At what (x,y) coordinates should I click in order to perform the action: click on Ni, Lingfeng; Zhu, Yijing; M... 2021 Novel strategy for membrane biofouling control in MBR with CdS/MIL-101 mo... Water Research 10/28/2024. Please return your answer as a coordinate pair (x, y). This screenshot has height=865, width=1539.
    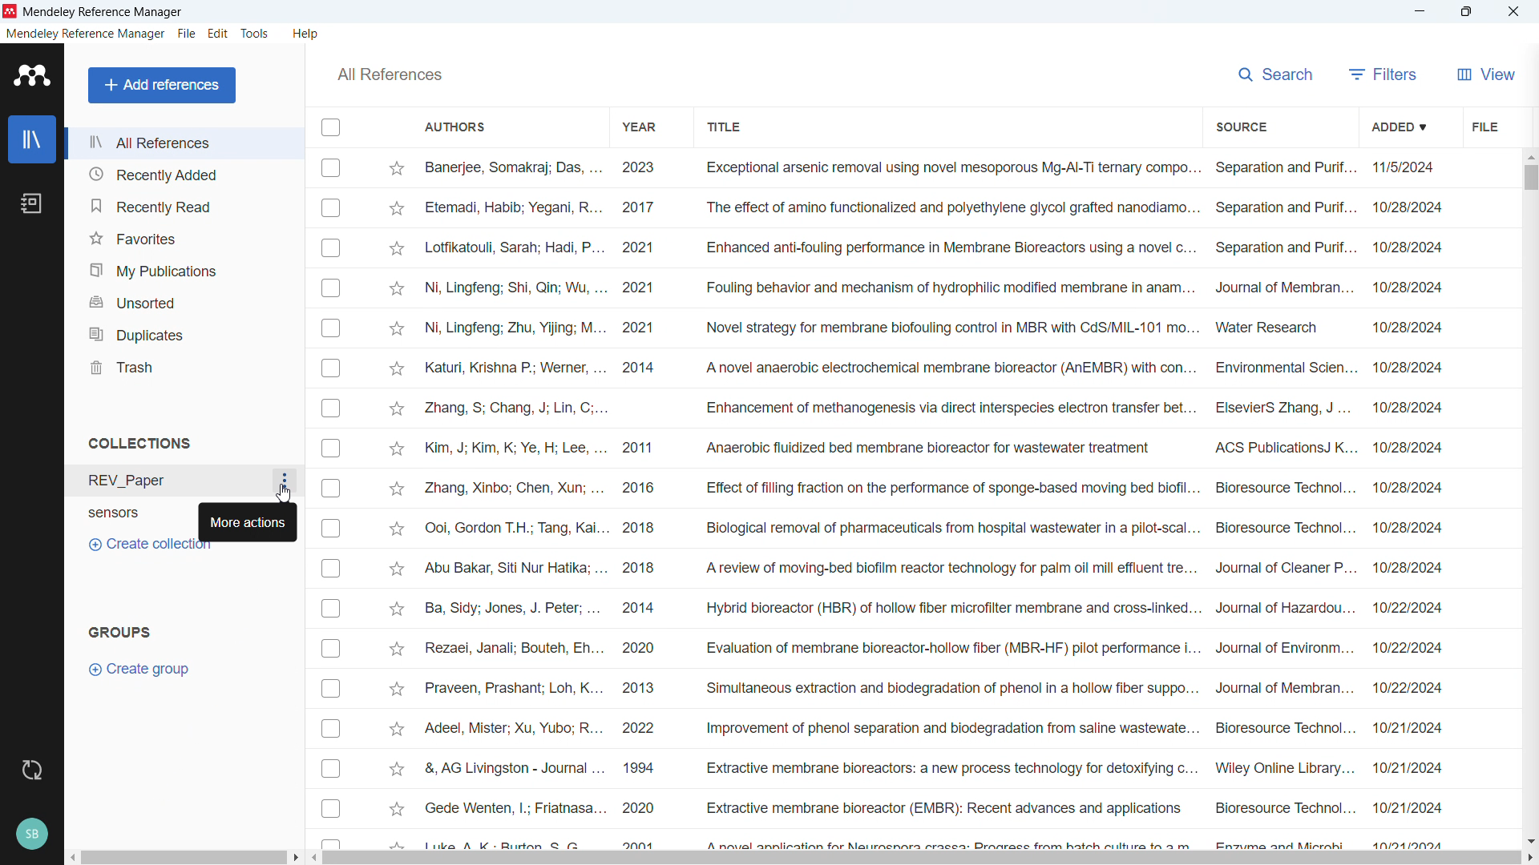
    Looking at the image, I should click on (935, 328).